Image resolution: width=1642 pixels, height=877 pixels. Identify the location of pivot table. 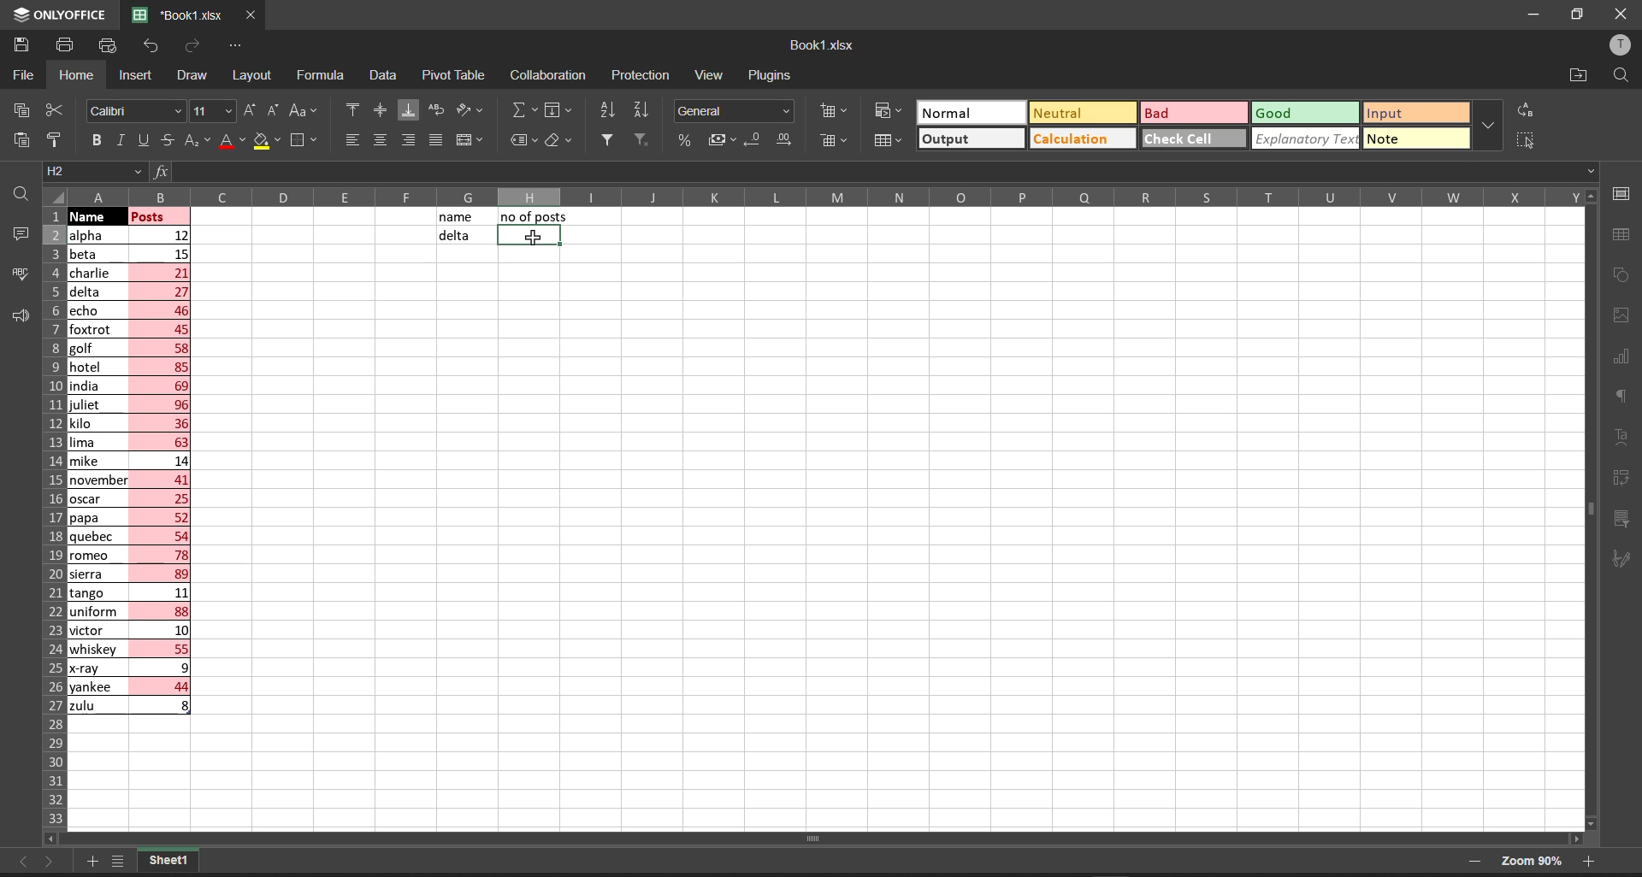
(454, 73).